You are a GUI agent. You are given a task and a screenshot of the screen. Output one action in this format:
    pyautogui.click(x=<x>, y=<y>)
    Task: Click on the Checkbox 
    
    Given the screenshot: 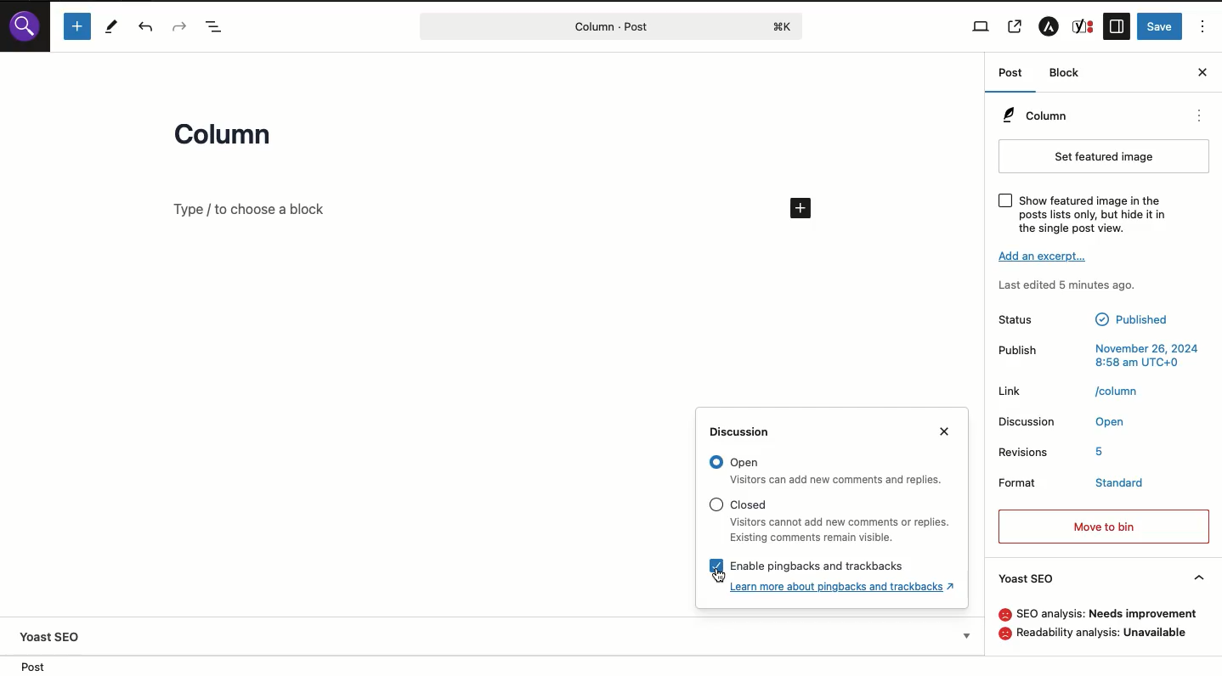 What is the action you would take?
    pyautogui.click(x=717, y=566)
    